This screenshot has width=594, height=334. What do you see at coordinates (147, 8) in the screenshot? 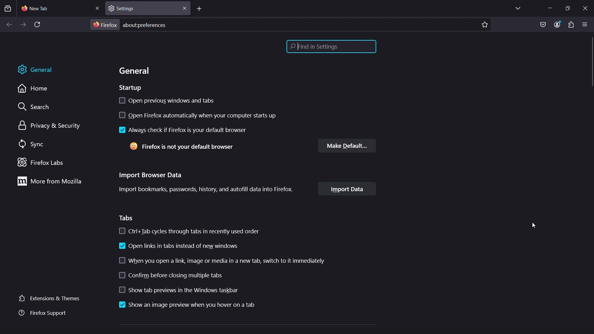
I see `Settings tab` at bounding box center [147, 8].